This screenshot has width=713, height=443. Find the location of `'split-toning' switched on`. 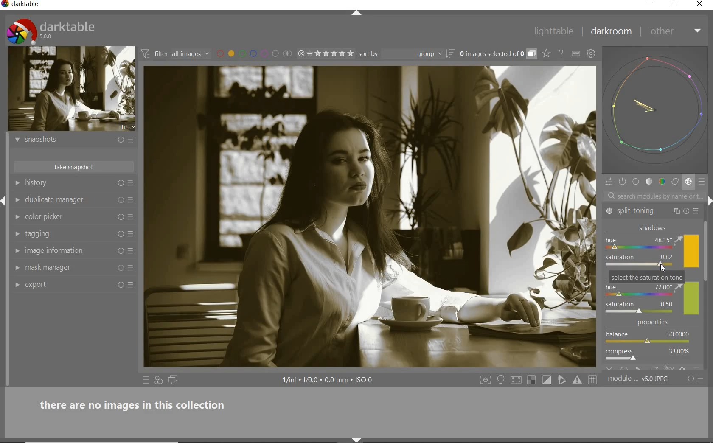

'split-toning' switched on is located at coordinates (611, 211).